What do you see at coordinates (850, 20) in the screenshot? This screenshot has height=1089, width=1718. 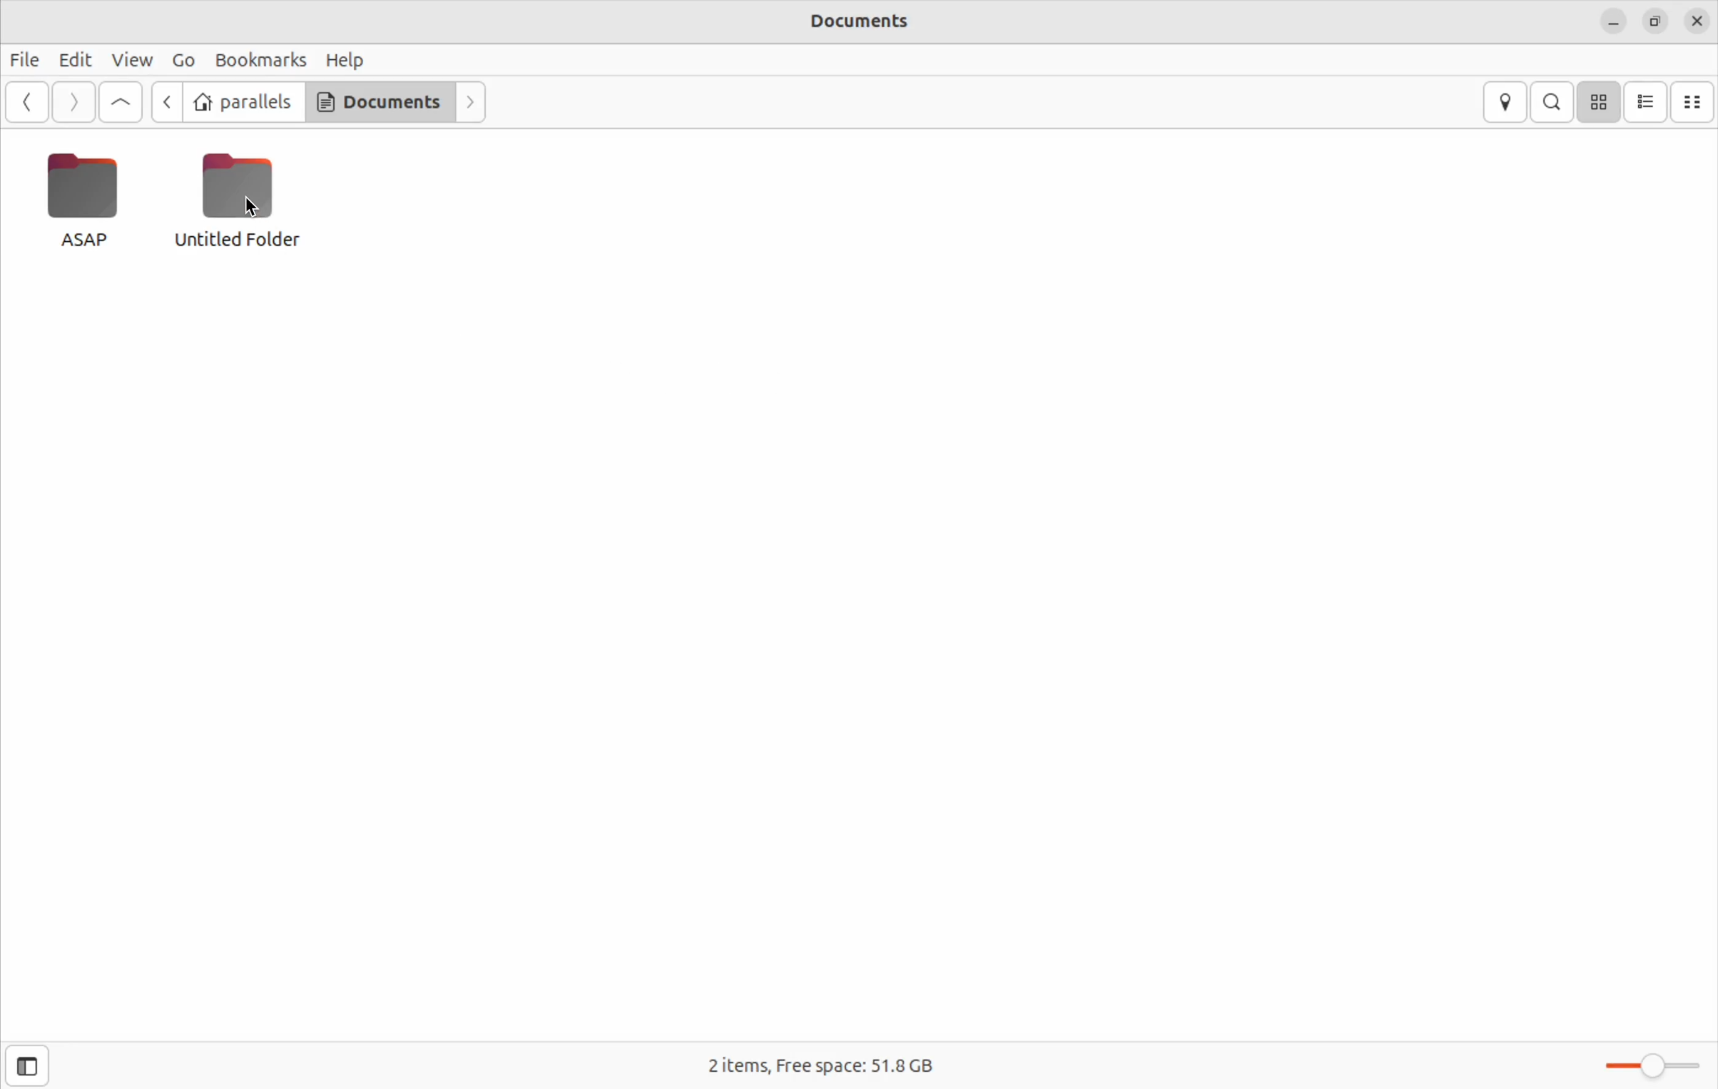 I see `Documents` at bounding box center [850, 20].